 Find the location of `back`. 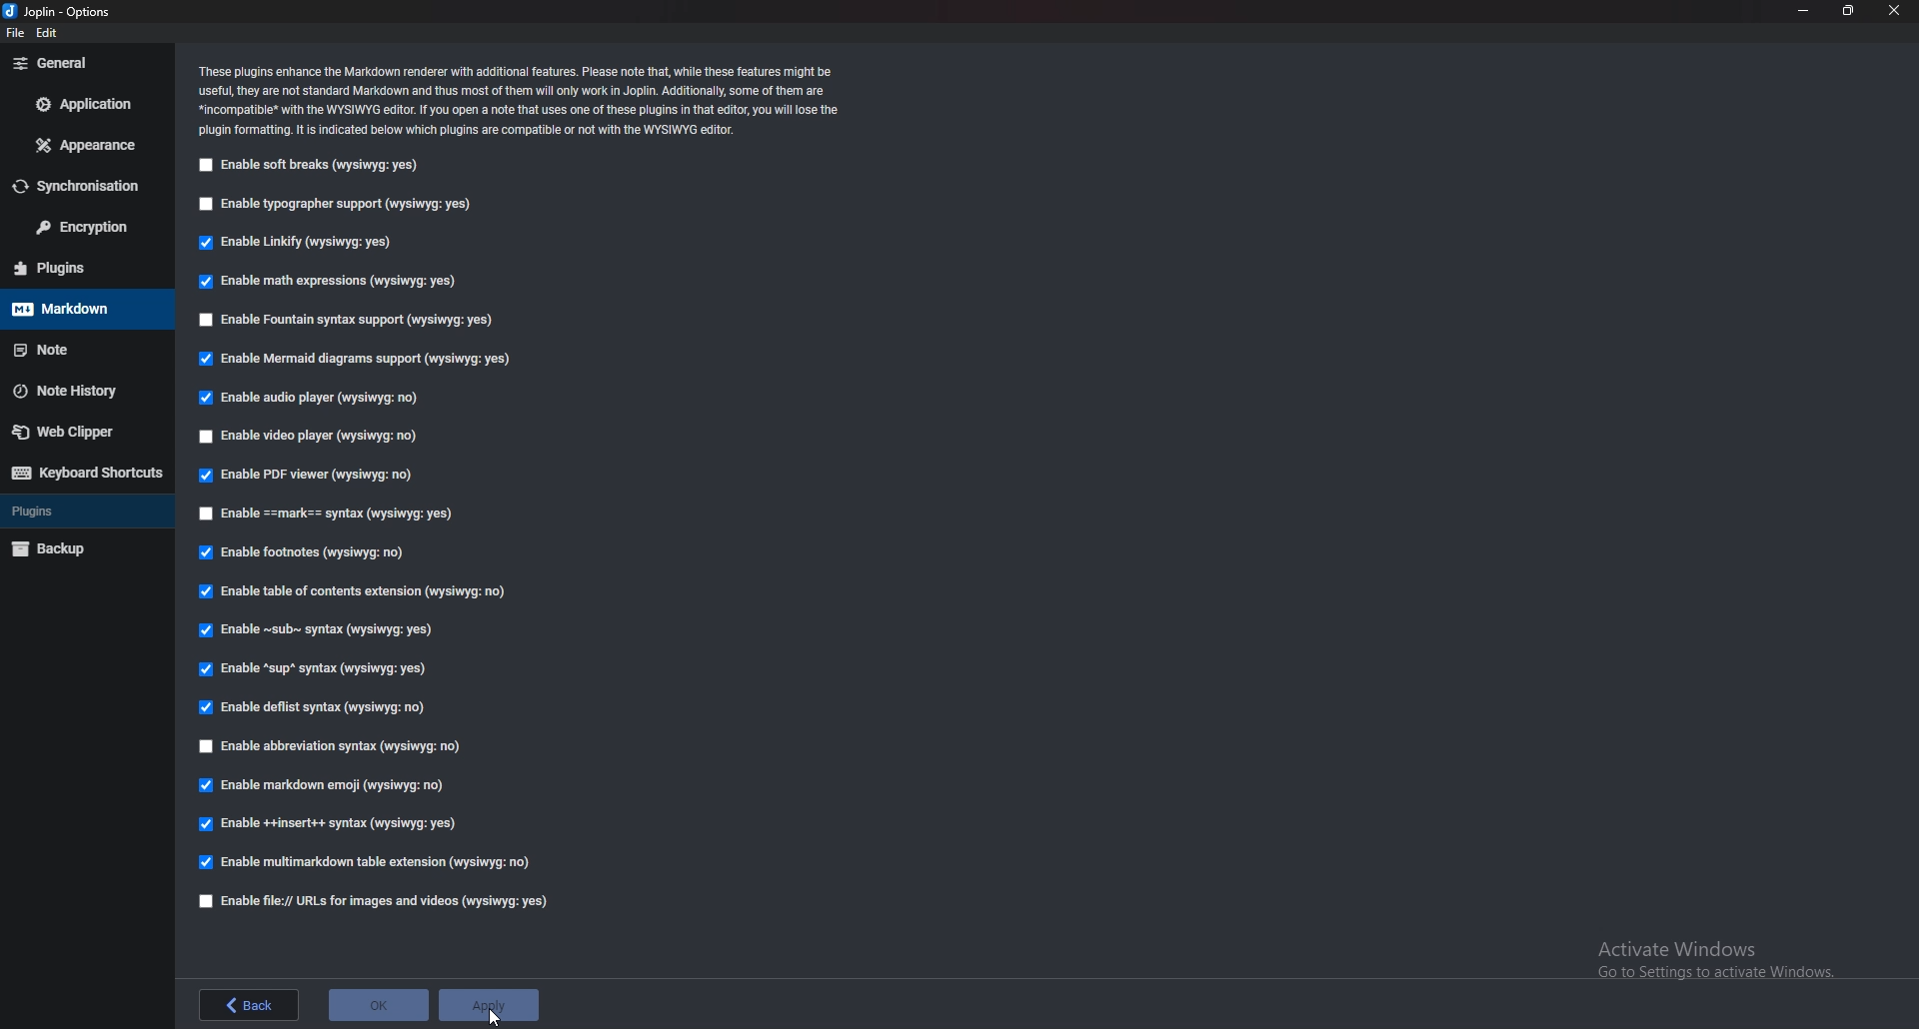

back is located at coordinates (248, 1005).